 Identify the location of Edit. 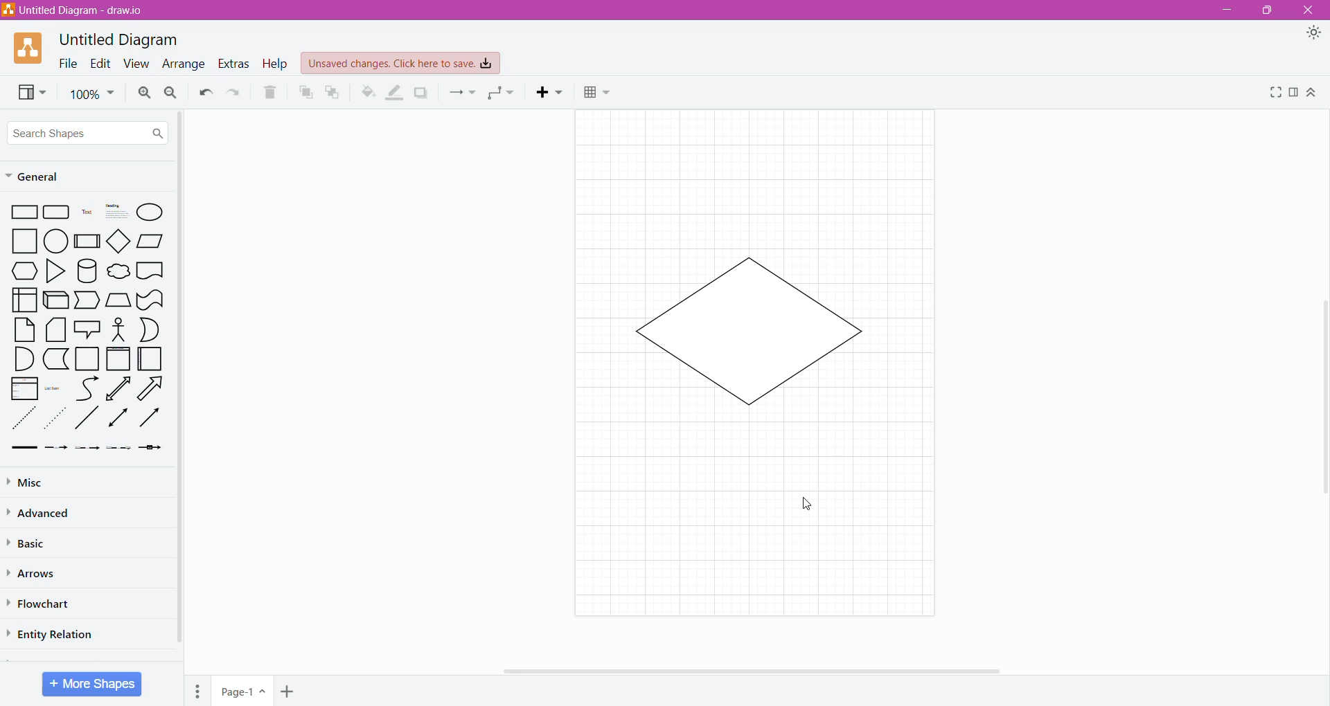
(100, 64).